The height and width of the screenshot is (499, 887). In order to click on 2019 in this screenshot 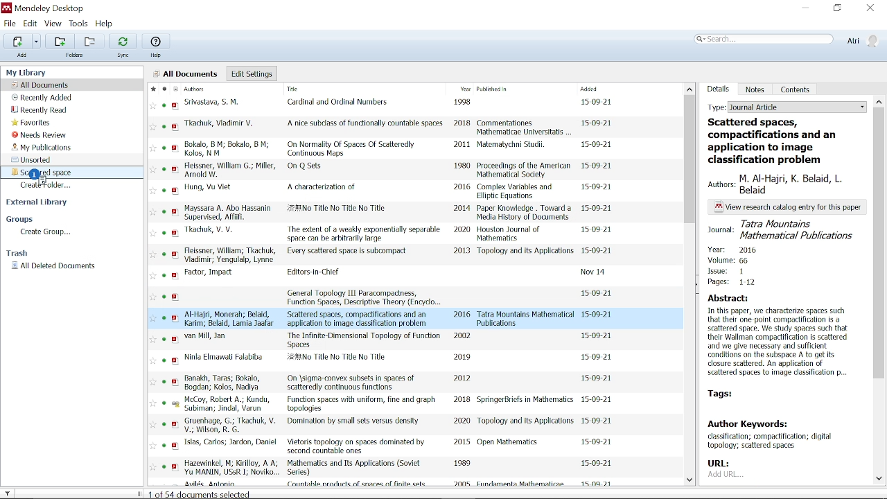, I will do `click(462, 356)`.